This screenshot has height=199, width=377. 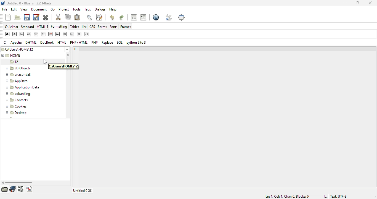 I want to click on redo, so click(x=123, y=19).